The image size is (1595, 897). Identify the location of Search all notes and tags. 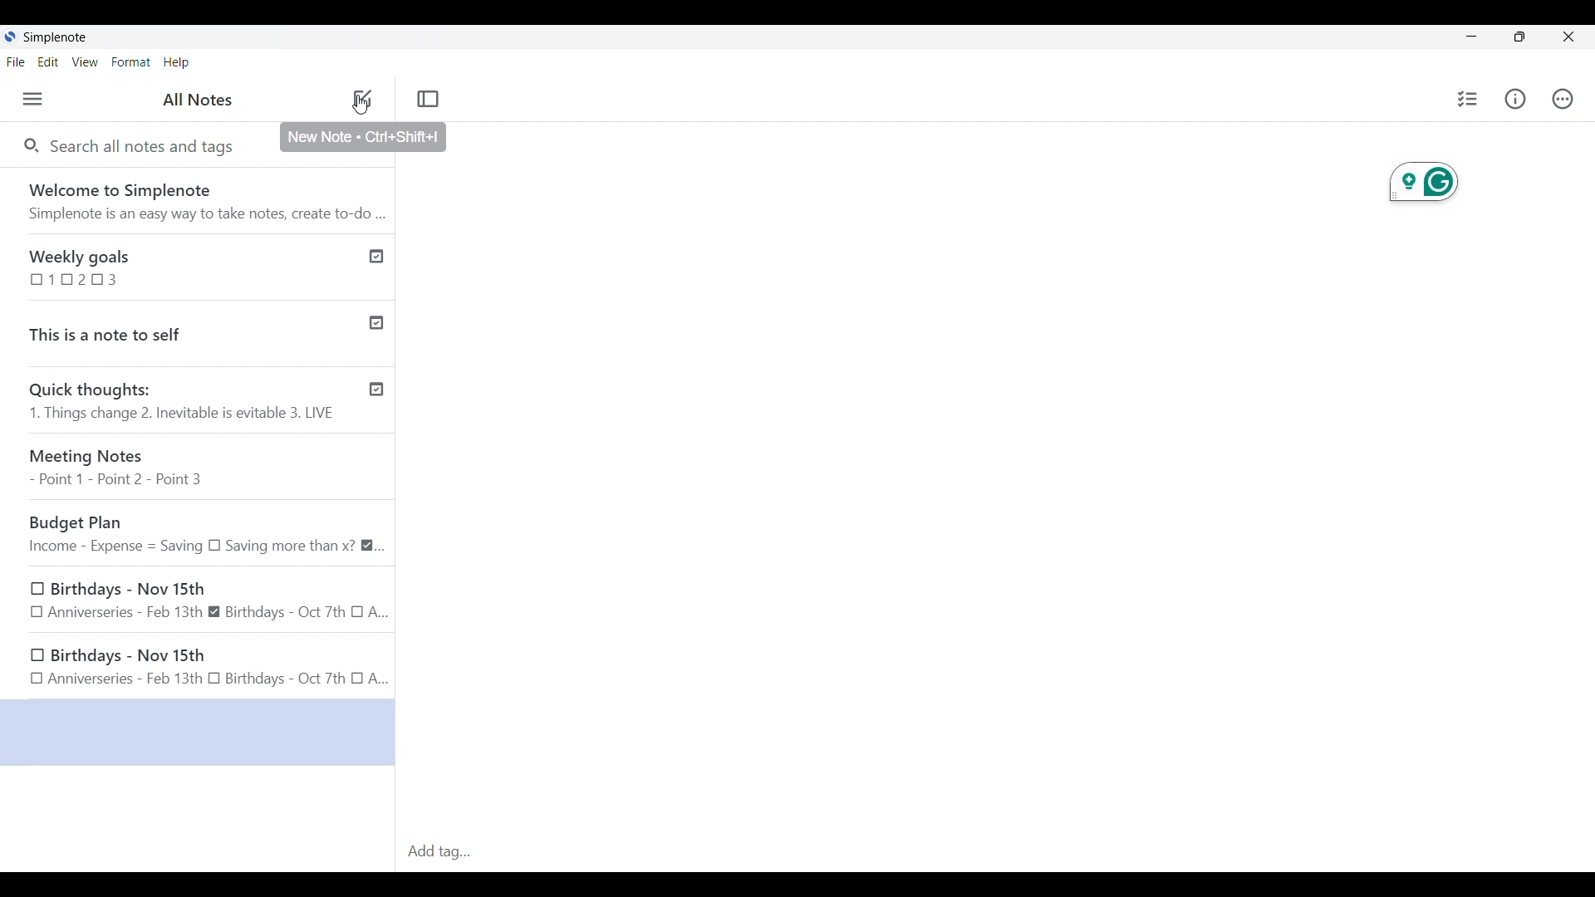
(149, 147).